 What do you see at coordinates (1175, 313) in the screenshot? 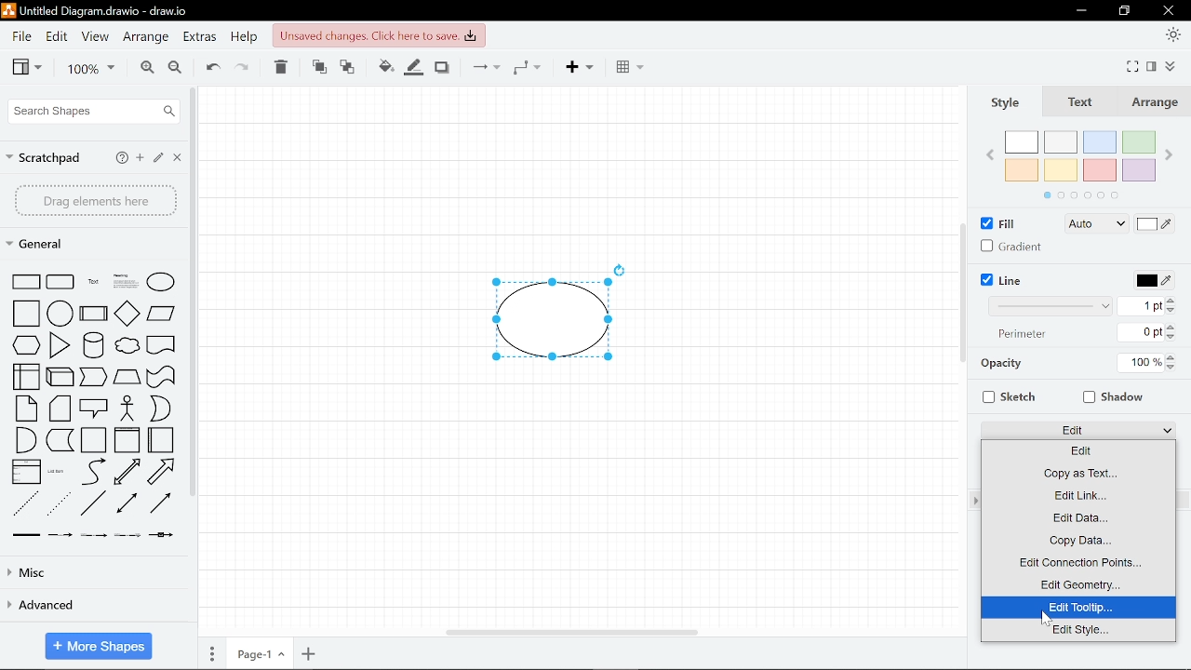
I see `Decrease line width` at bounding box center [1175, 313].